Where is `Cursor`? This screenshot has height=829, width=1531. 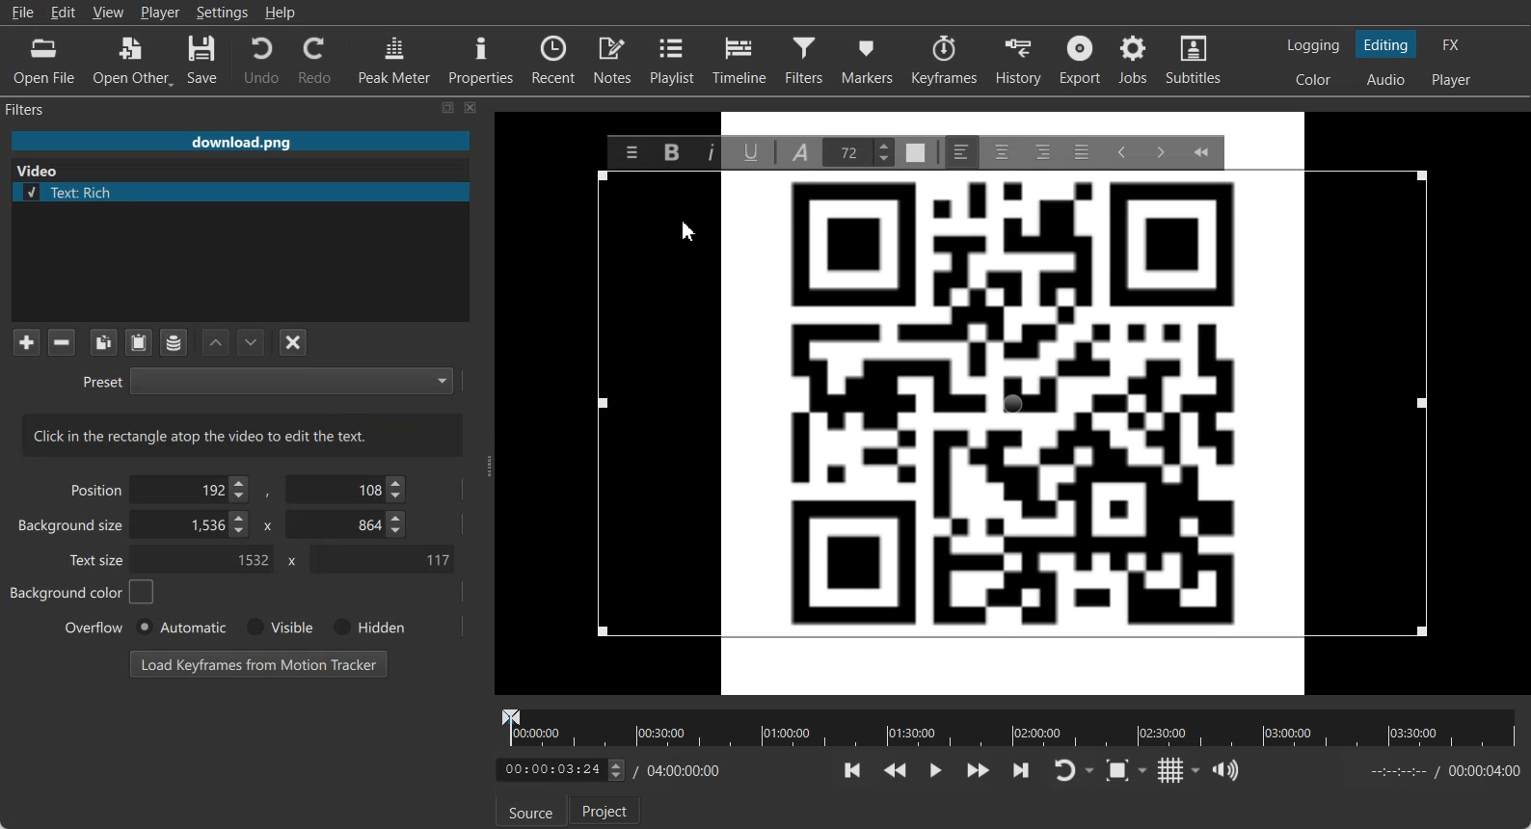
Cursor is located at coordinates (690, 233).